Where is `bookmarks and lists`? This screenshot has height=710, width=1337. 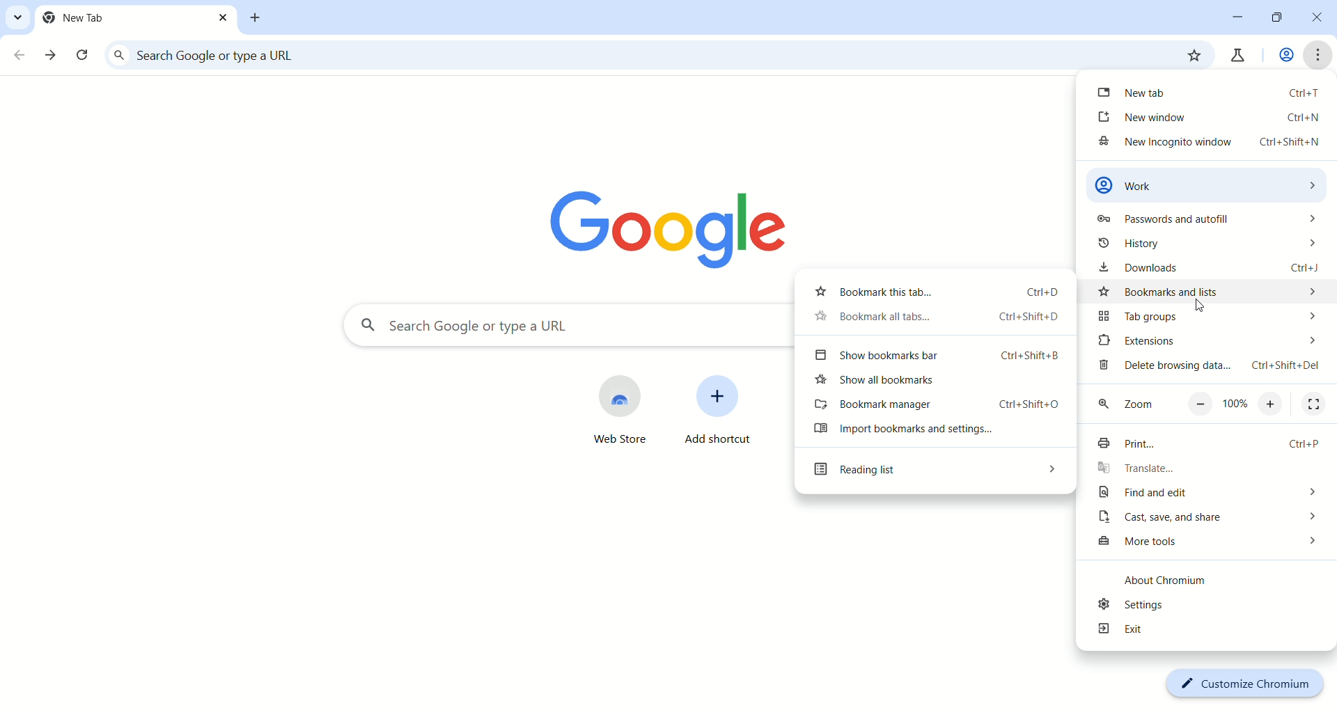
bookmarks and lists is located at coordinates (1211, 292).